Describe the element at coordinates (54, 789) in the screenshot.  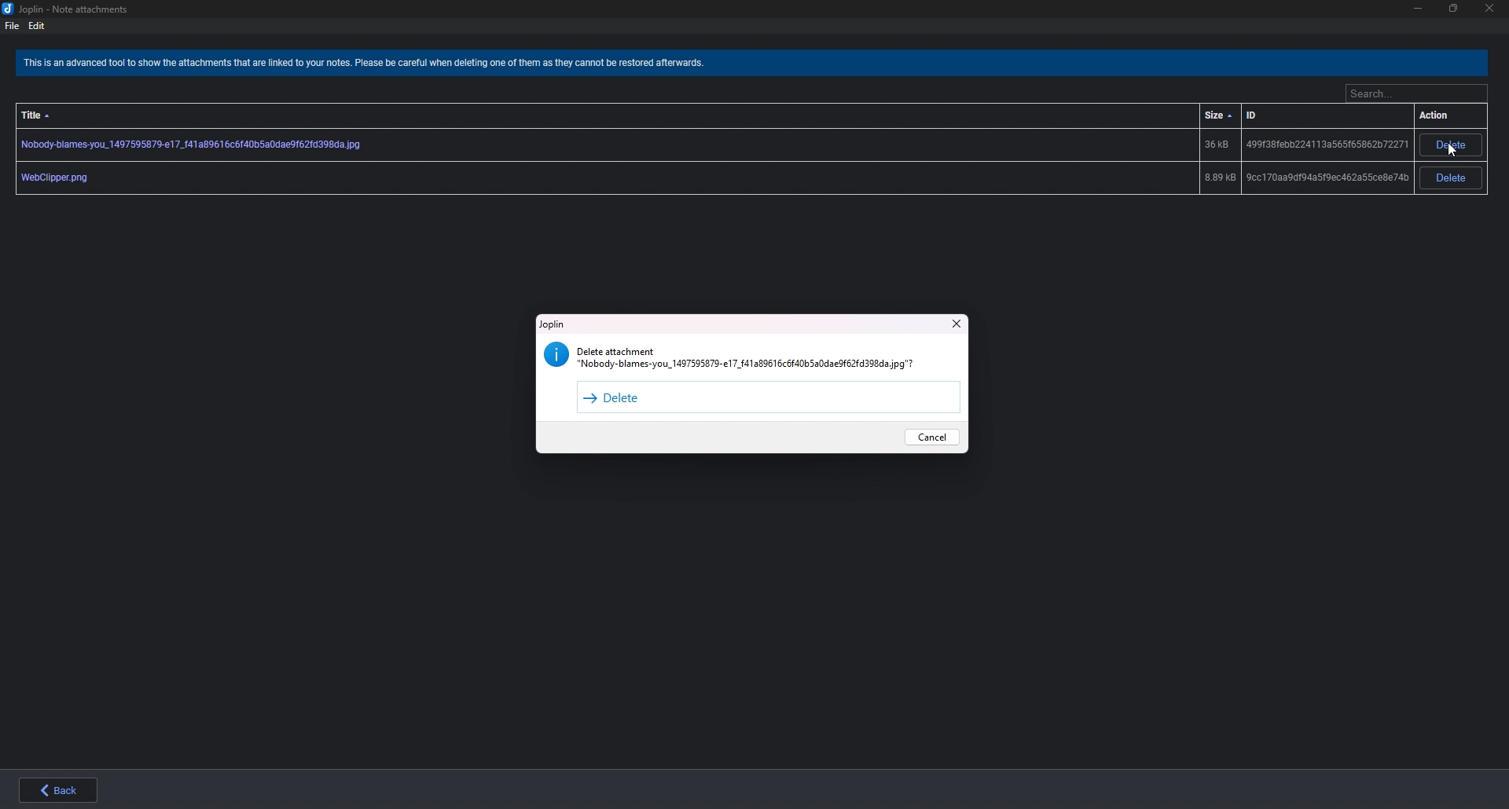
I see `back` at that location.